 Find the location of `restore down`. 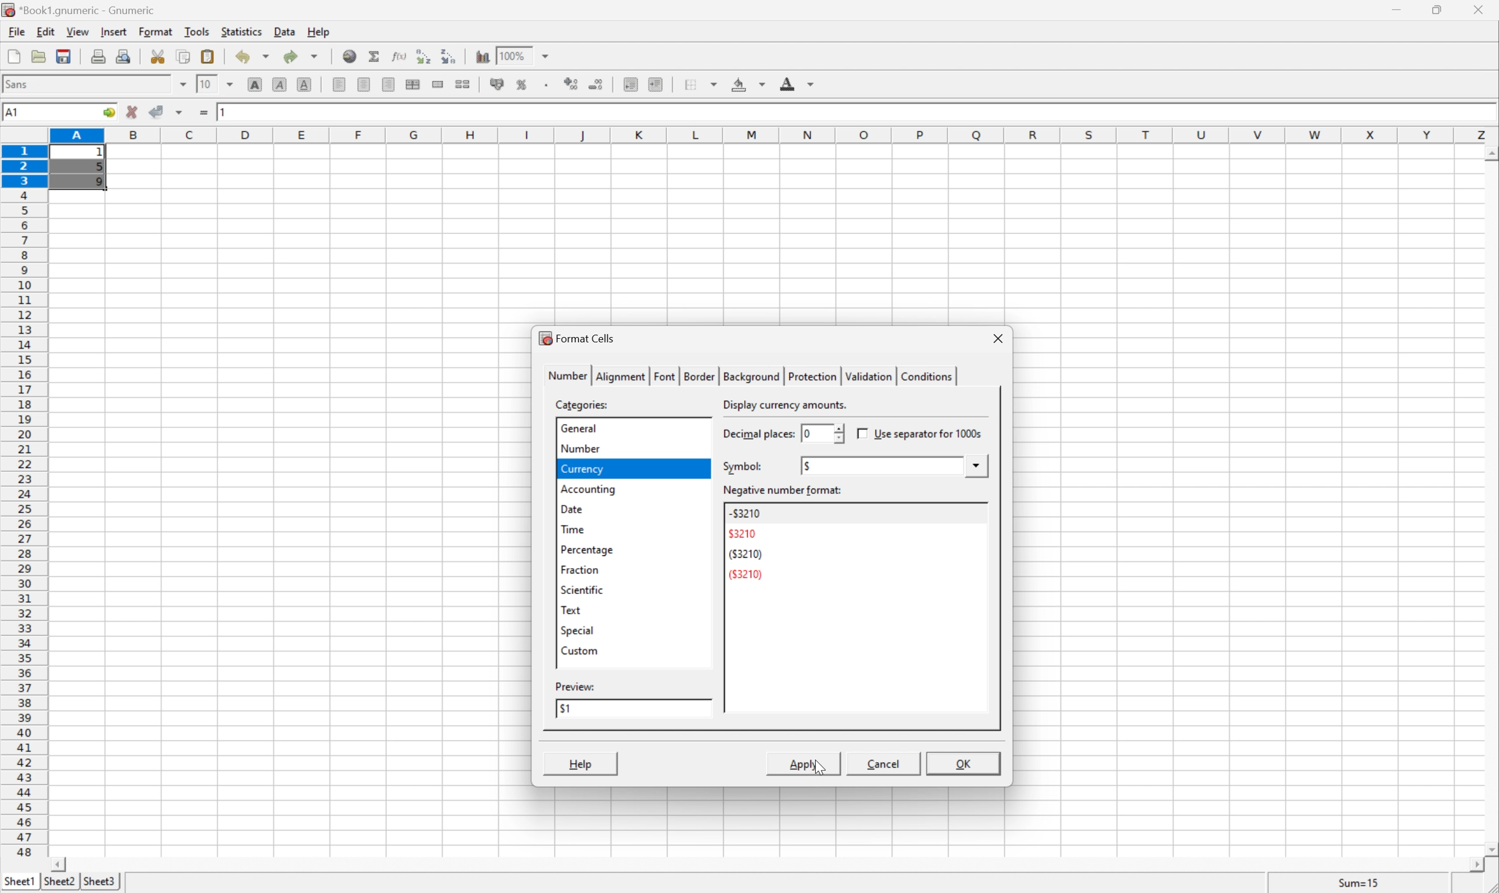

restore down is located at coordinates (1438, 10).